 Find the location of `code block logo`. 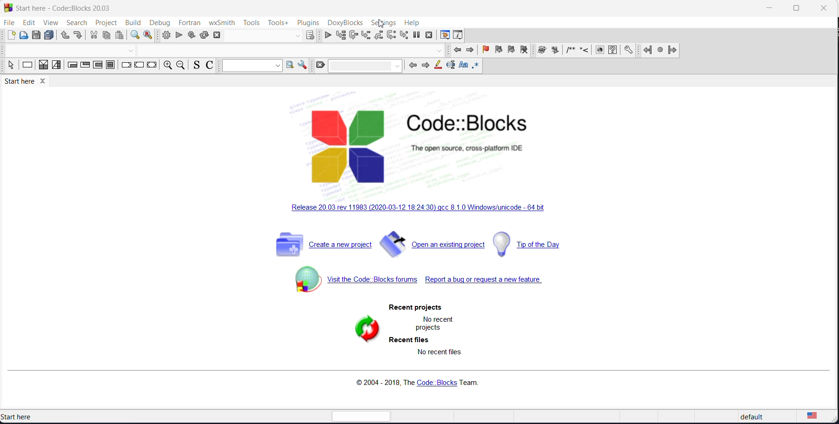

code block logo is located at coordinates (417, 147).